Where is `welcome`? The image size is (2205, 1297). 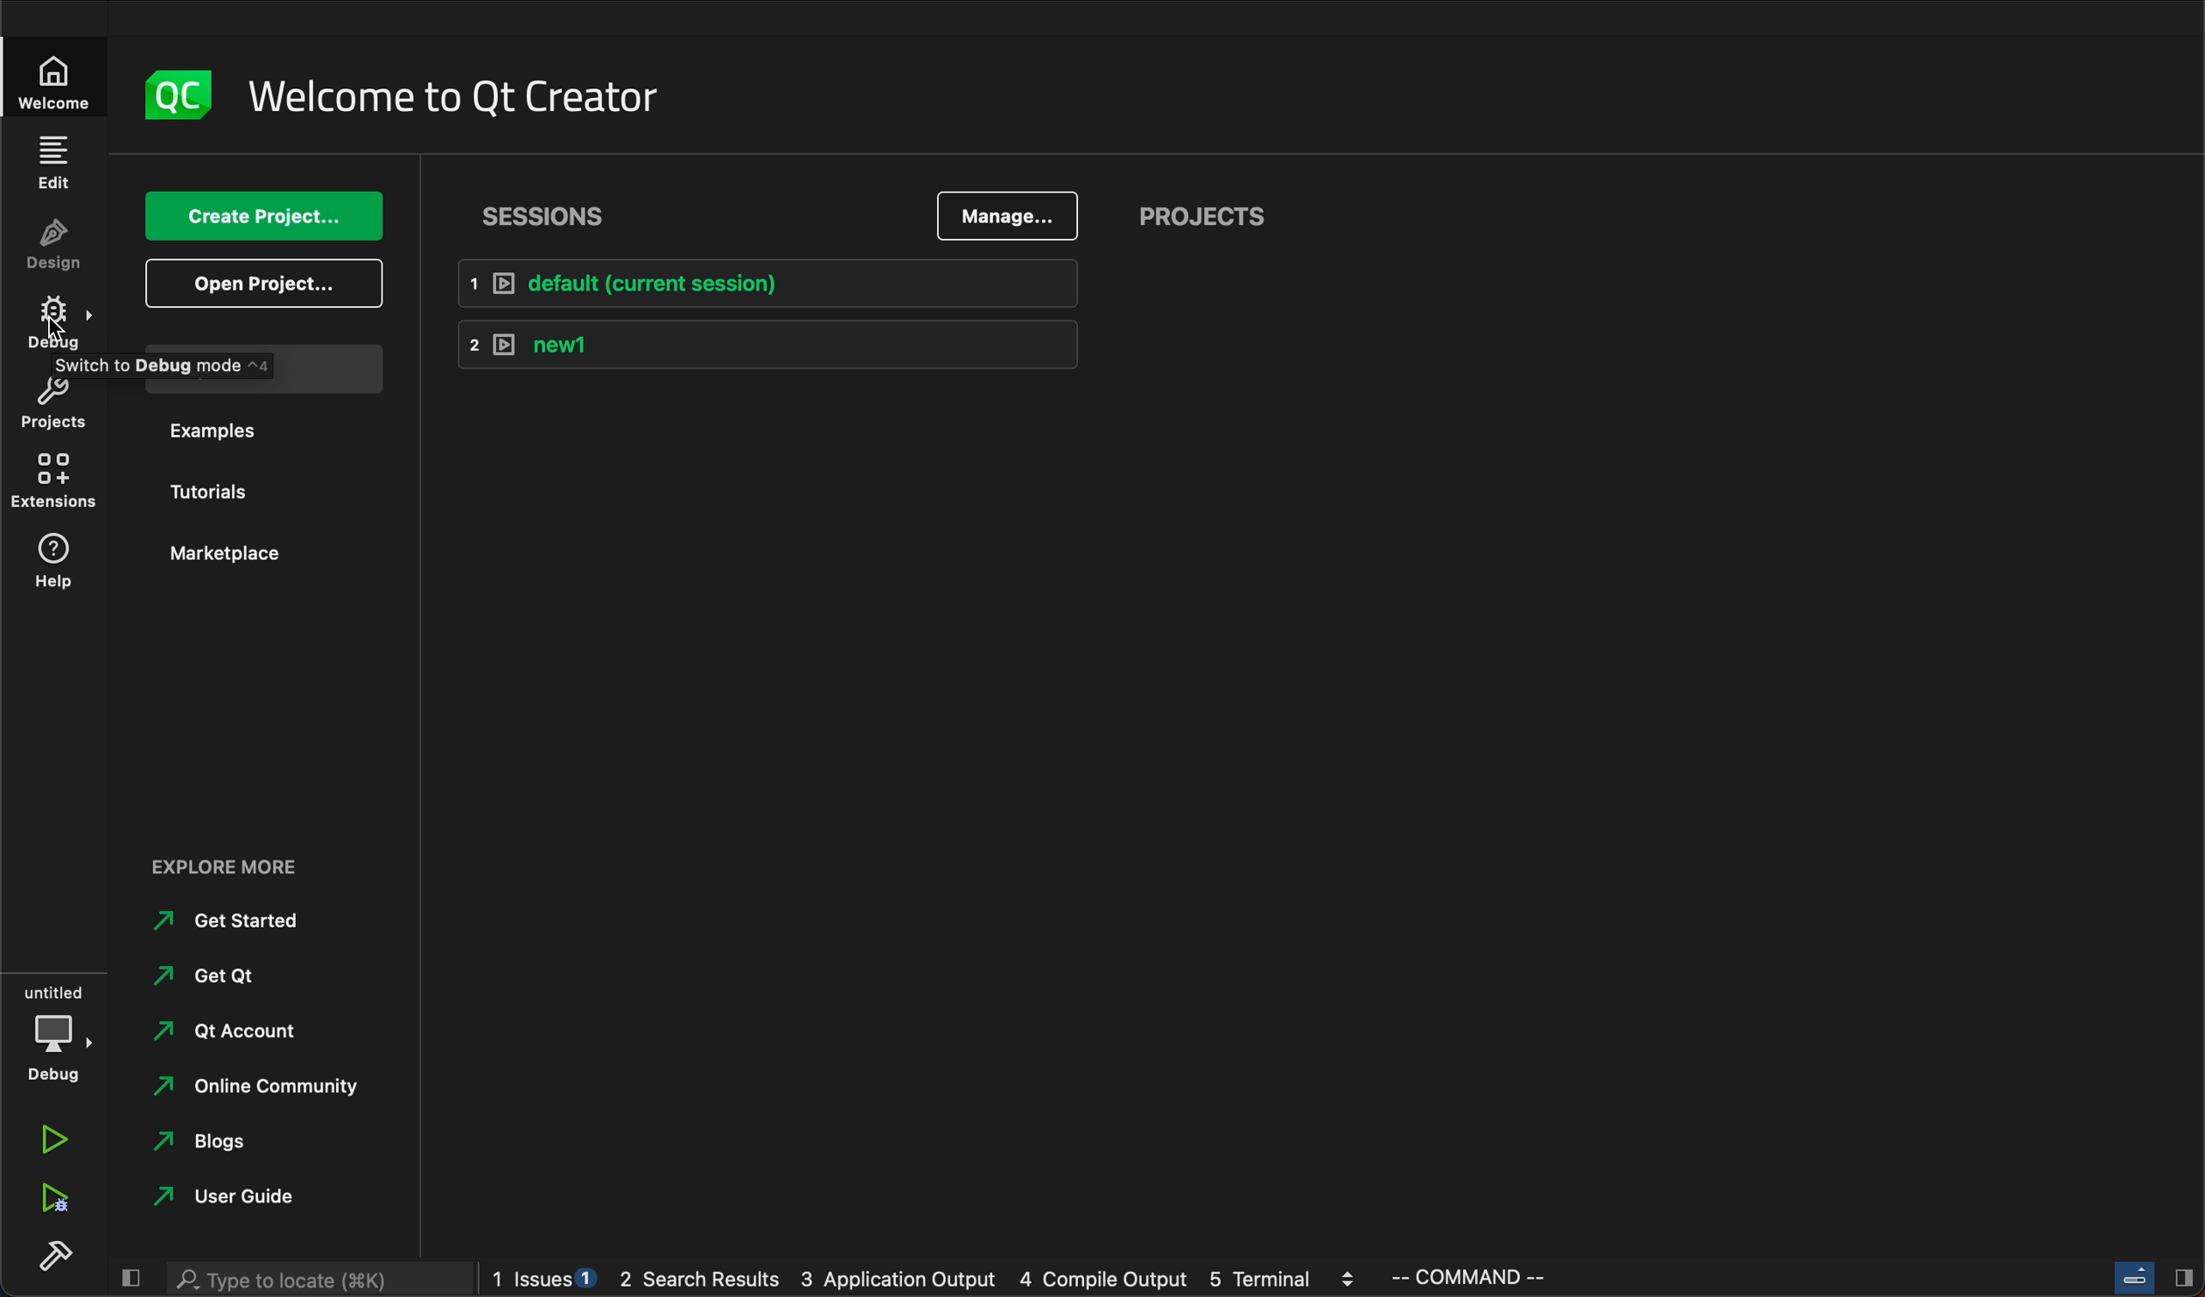 welcome is located at coordinates (59, 76).